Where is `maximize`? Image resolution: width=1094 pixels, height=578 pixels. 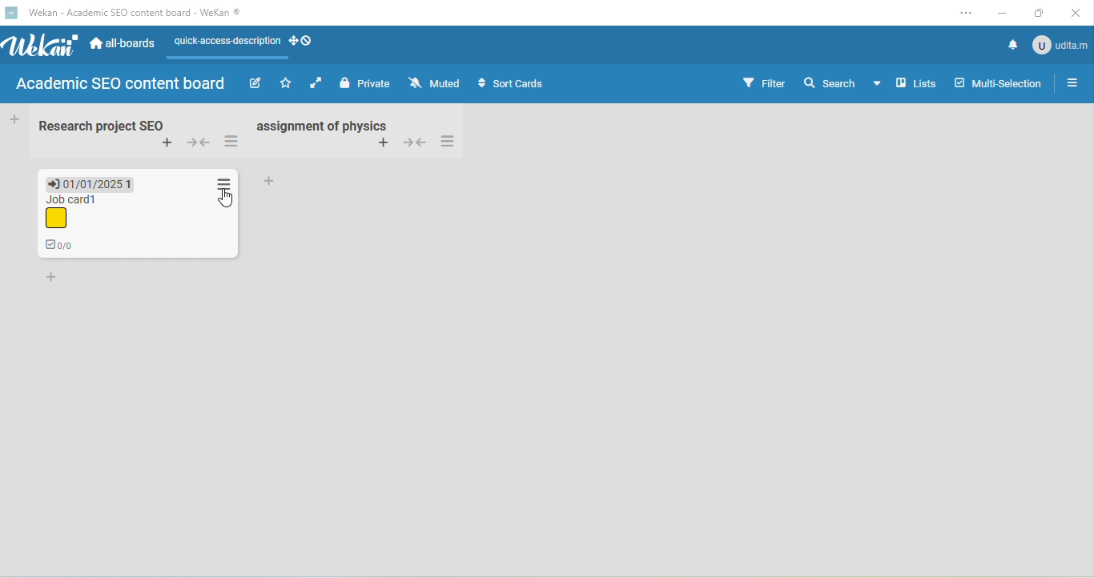 maximize is located at coordinates (1040, 13).